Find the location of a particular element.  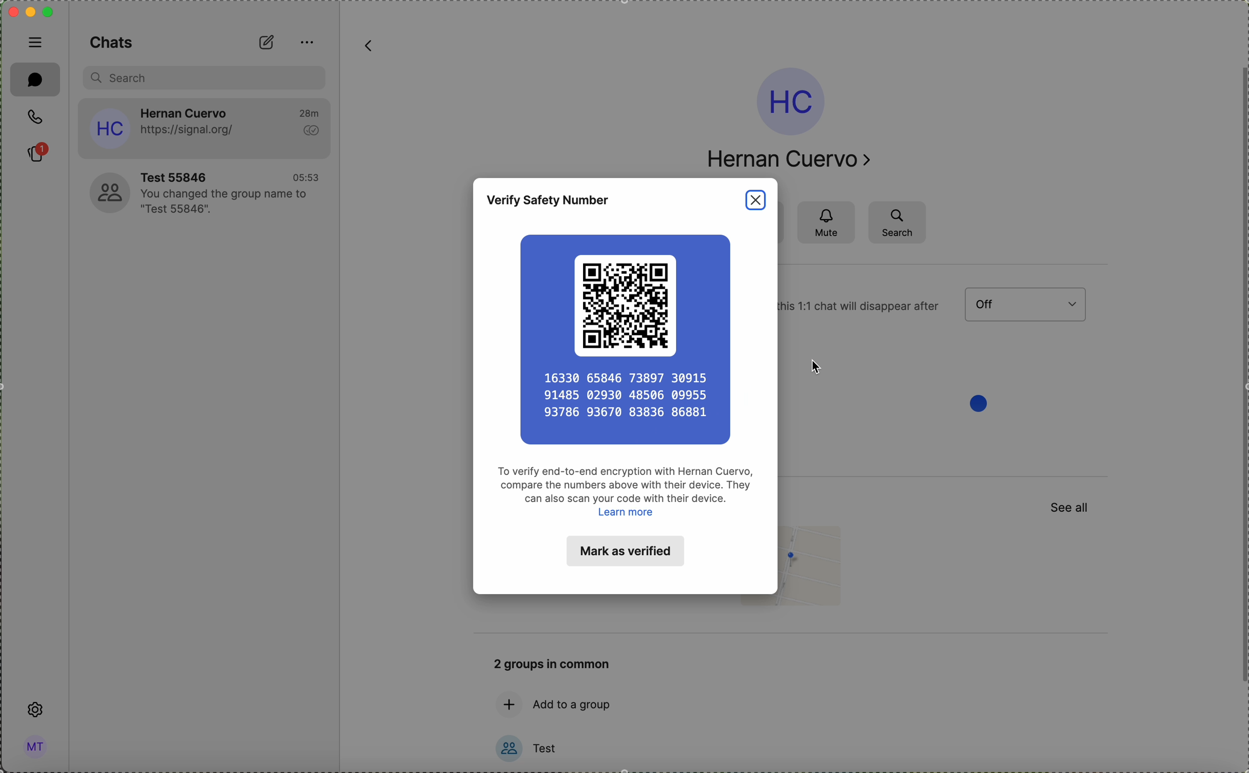

chat is located at coordinates (36, 80).